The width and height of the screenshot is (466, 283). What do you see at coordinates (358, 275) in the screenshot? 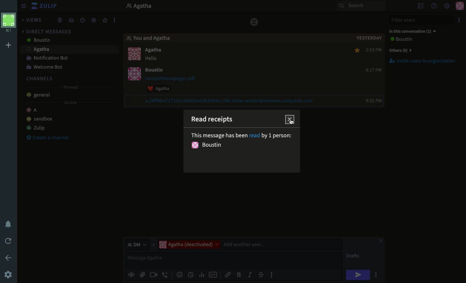
I see `Send` at bounding box center [358, 275].